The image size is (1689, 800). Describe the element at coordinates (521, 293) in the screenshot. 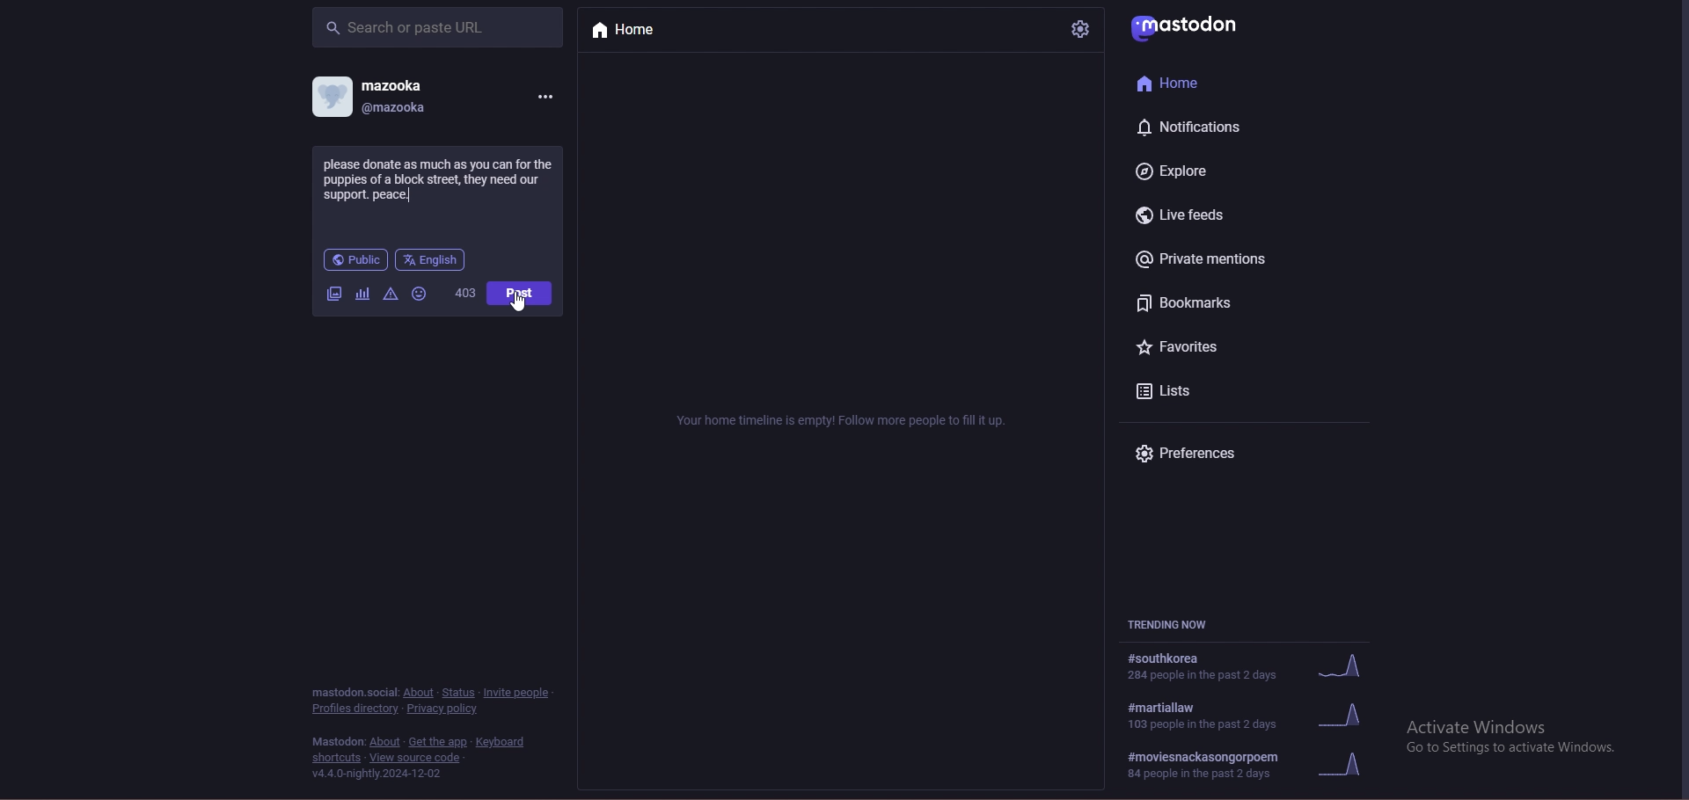

I see `post` at that location.